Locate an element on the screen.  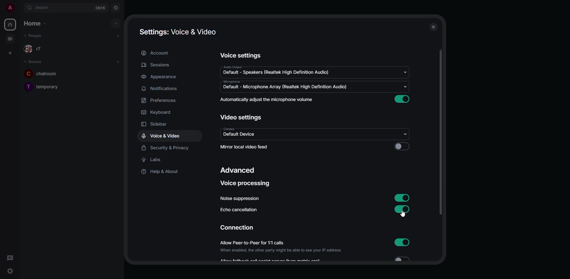
drop down is located at coordinates (406, 86).